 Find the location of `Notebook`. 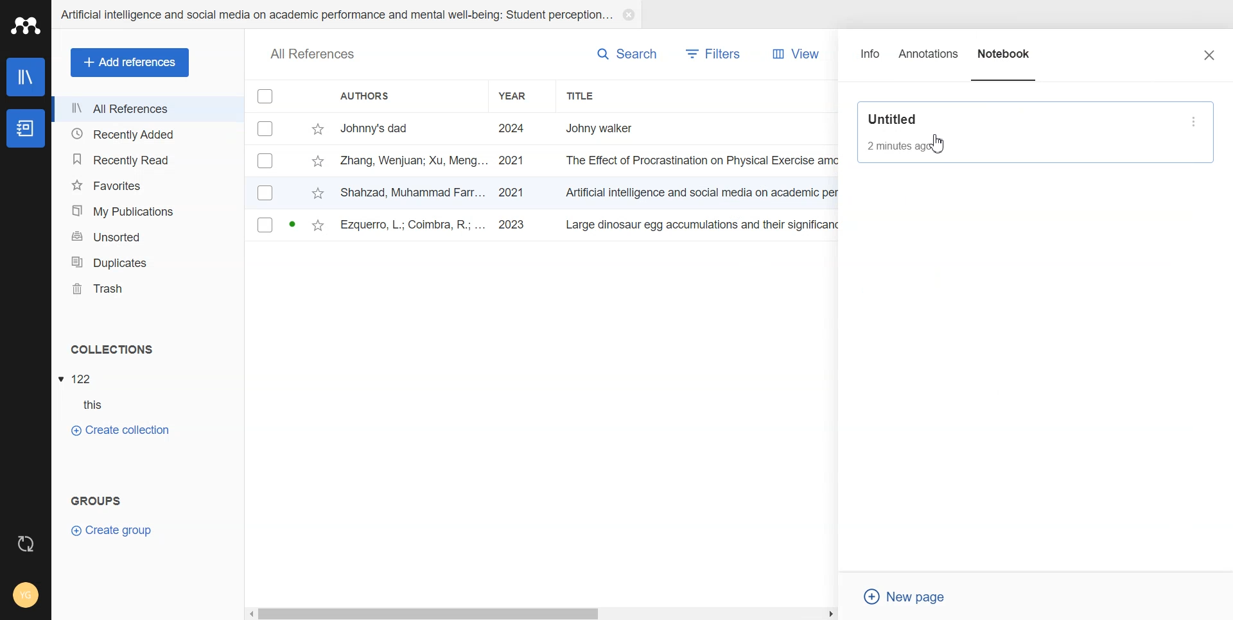

Notebook is located at coordinates (24, 129).